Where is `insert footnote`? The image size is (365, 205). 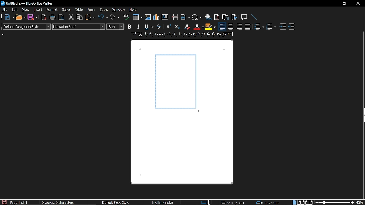 insert footnote is located at coordinates (217, 17).